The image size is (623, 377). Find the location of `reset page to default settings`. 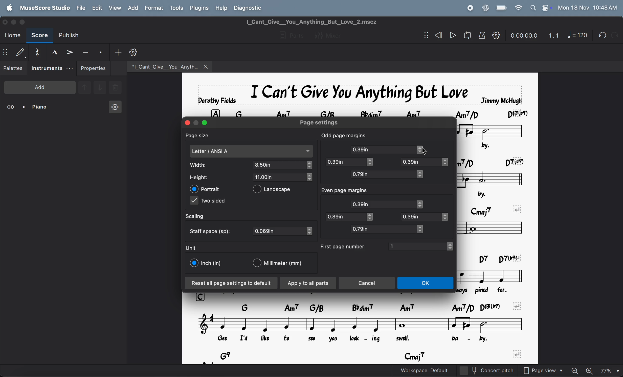

reset page to default settings is located at coordinates (231, 283).